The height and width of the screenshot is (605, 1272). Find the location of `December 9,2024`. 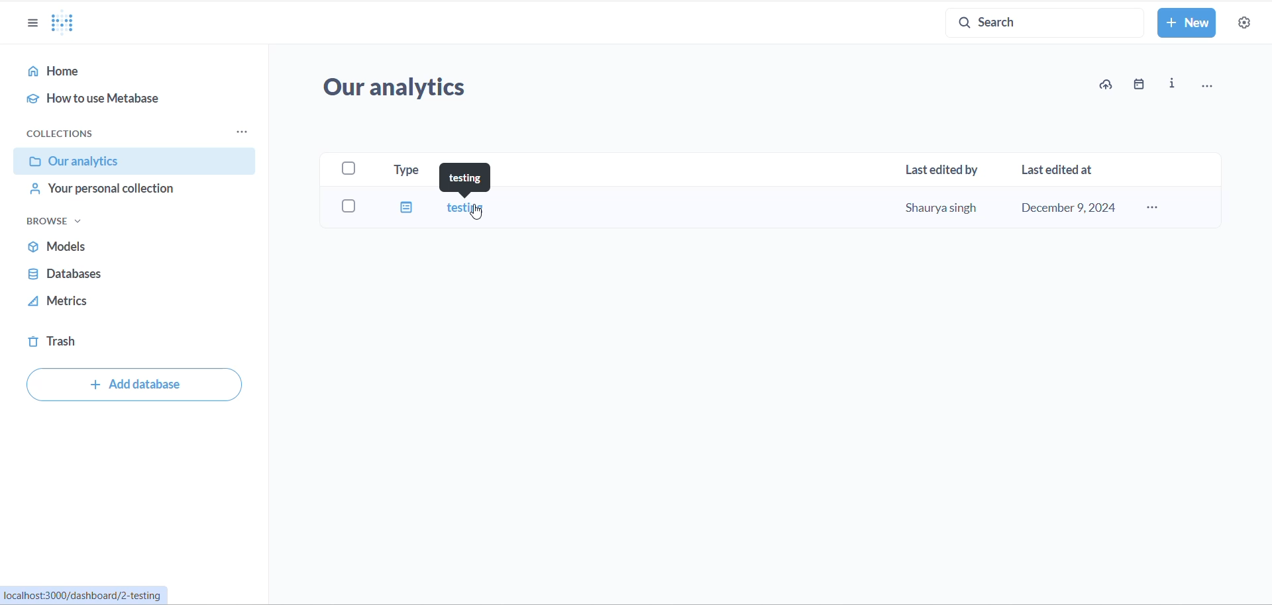

December 9,2024 is located at coordinates (1072, 209).